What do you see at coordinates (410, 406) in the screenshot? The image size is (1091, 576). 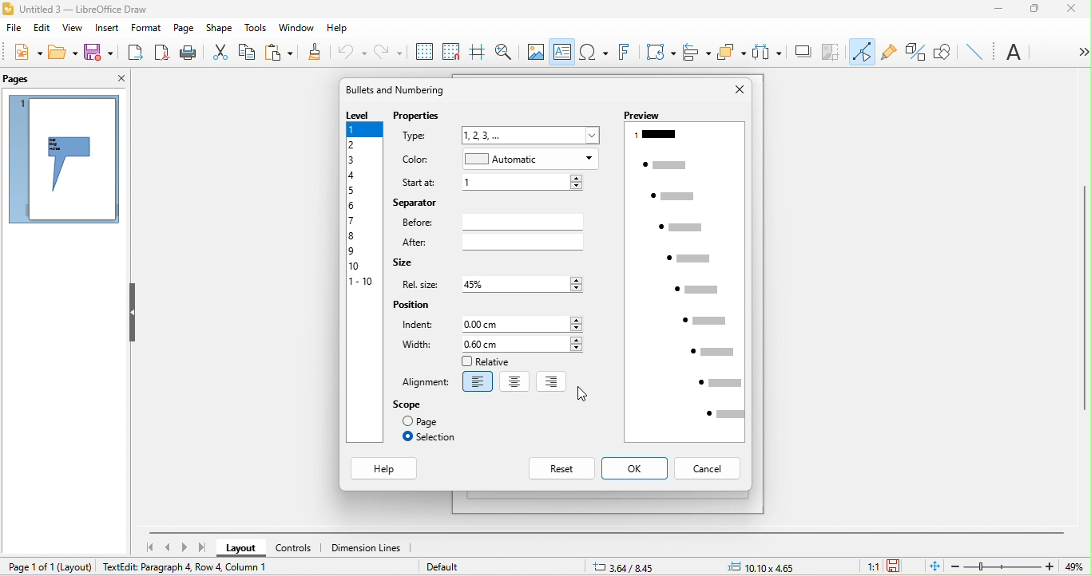 I see `scope` at bounding box center [410, 406].